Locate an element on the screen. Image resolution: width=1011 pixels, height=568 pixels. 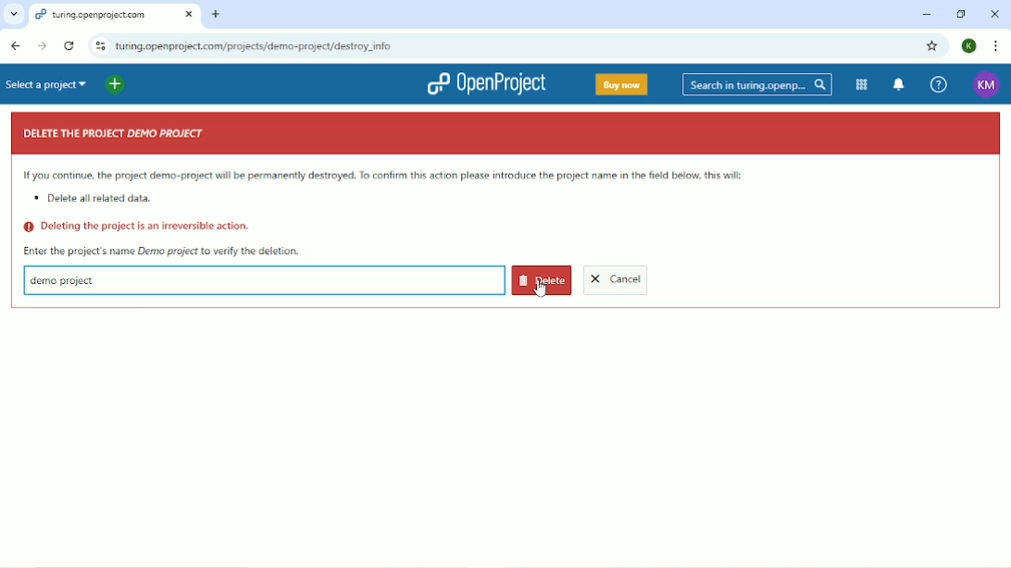
Cancel is located at coordinates (617, 281).